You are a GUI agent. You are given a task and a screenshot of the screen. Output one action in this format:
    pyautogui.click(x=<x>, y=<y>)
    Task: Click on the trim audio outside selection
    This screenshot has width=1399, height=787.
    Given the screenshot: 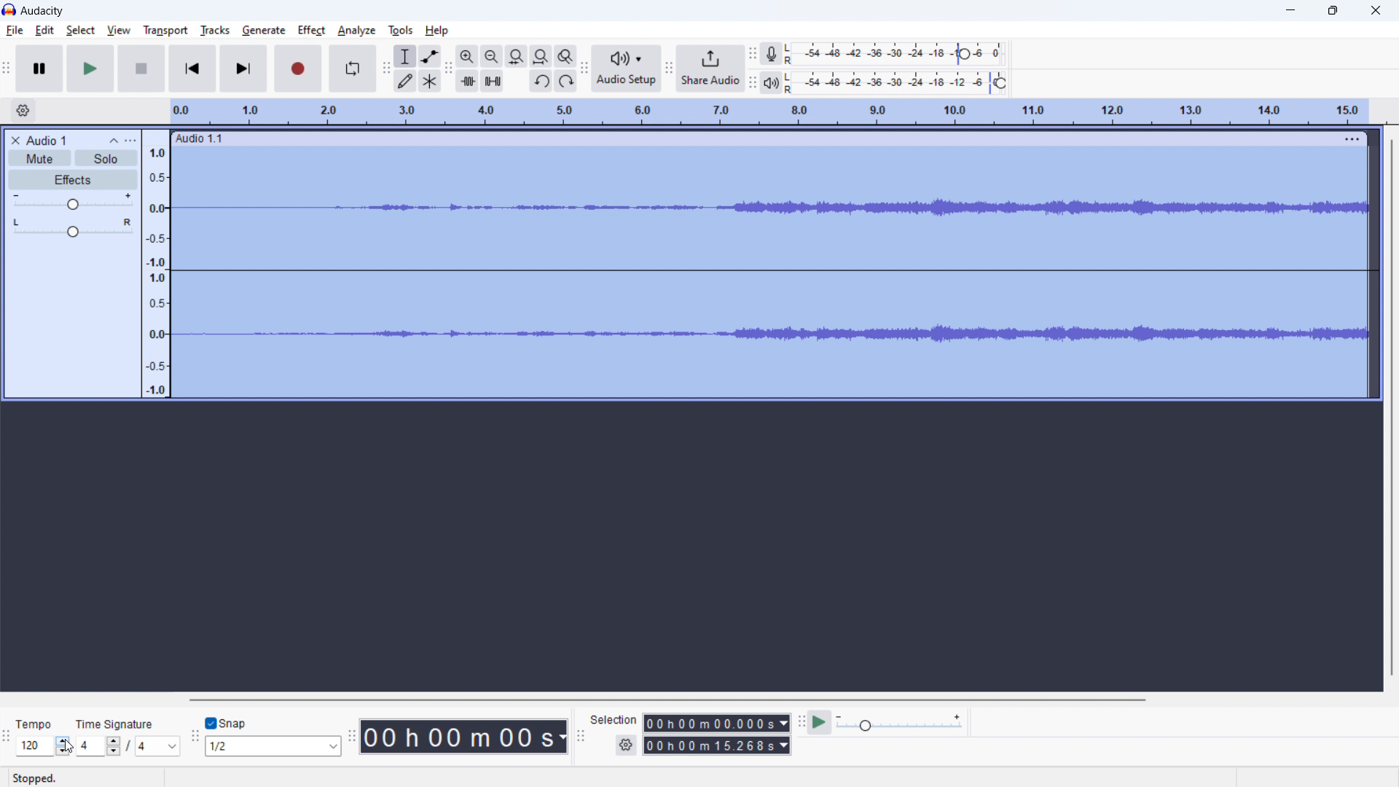 What is the action you would take?
    pyautogui.click(x=467, y=80)
    